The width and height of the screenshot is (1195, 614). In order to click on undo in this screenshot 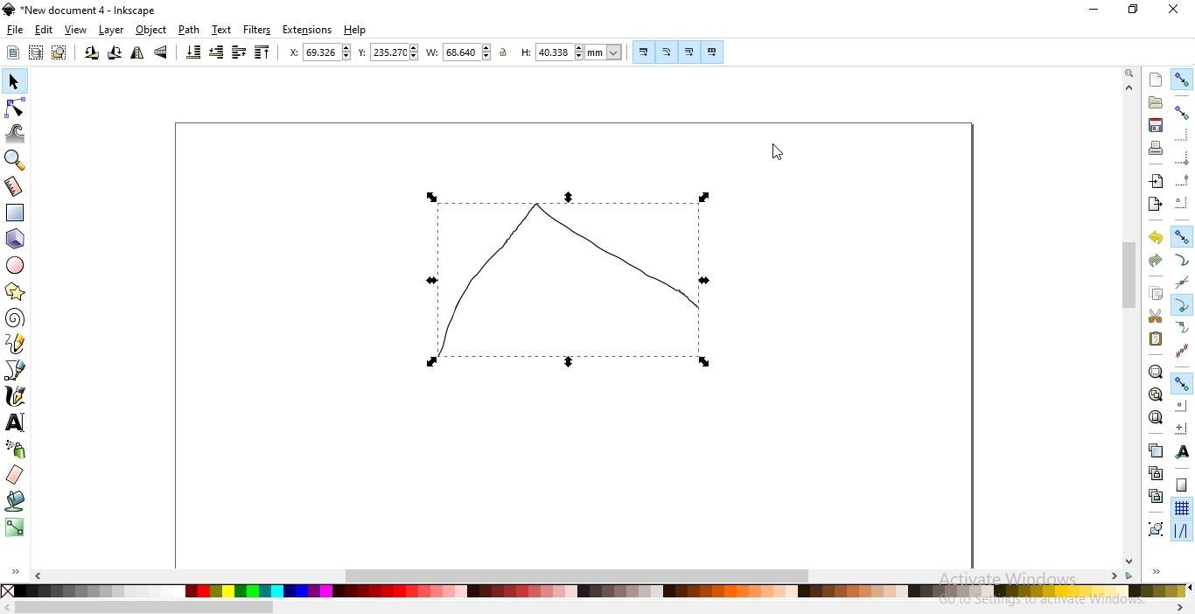, I will do `click(1155, 236)`.